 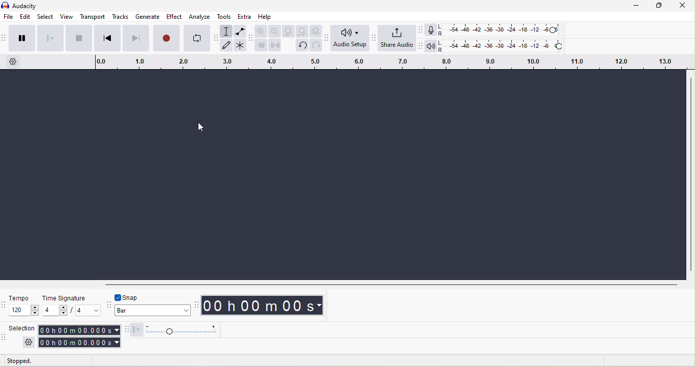 I want to click on minimize, so click(x=637, y=7).